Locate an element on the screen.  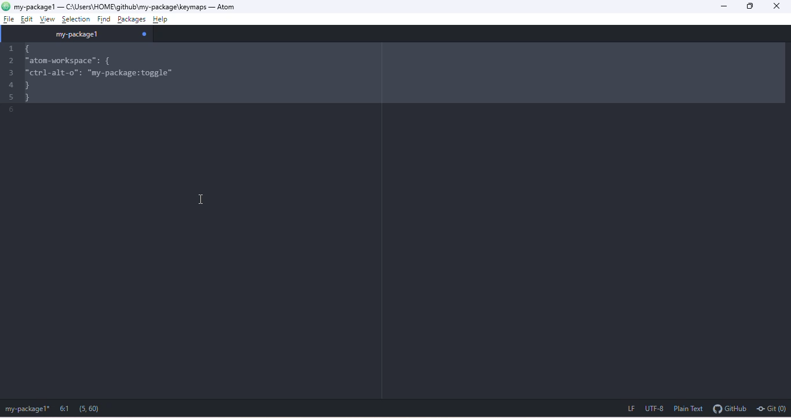
6:1 is located at coordinates (64, 409).